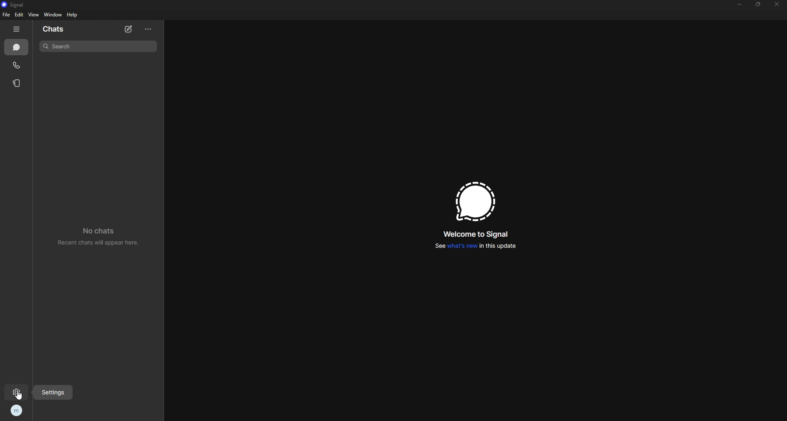 The width and height of the screenshot is (787, 421). I want to click on stories, so click(18, 83).